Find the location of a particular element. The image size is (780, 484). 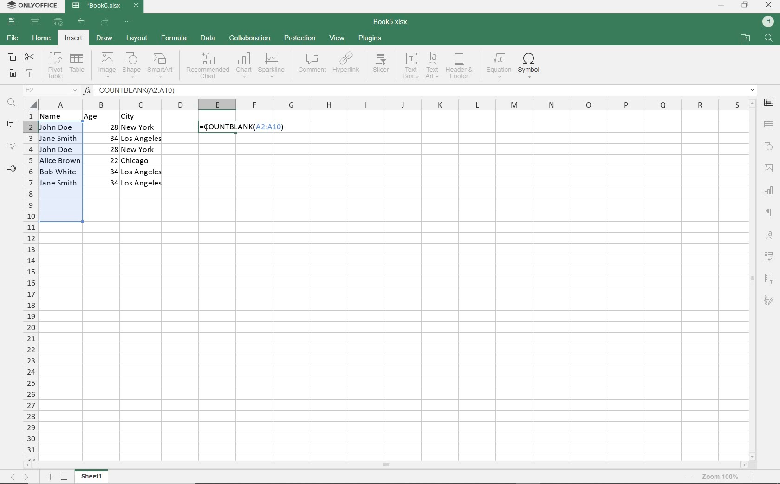

CURSOR is located at coordinates (207, 128).